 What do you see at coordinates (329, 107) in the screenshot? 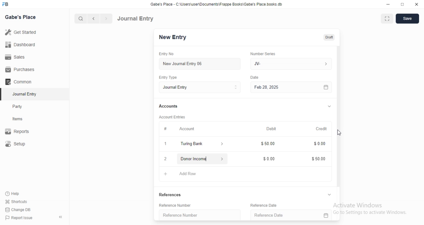
I see `collapse` at bounding box center [329, 107].